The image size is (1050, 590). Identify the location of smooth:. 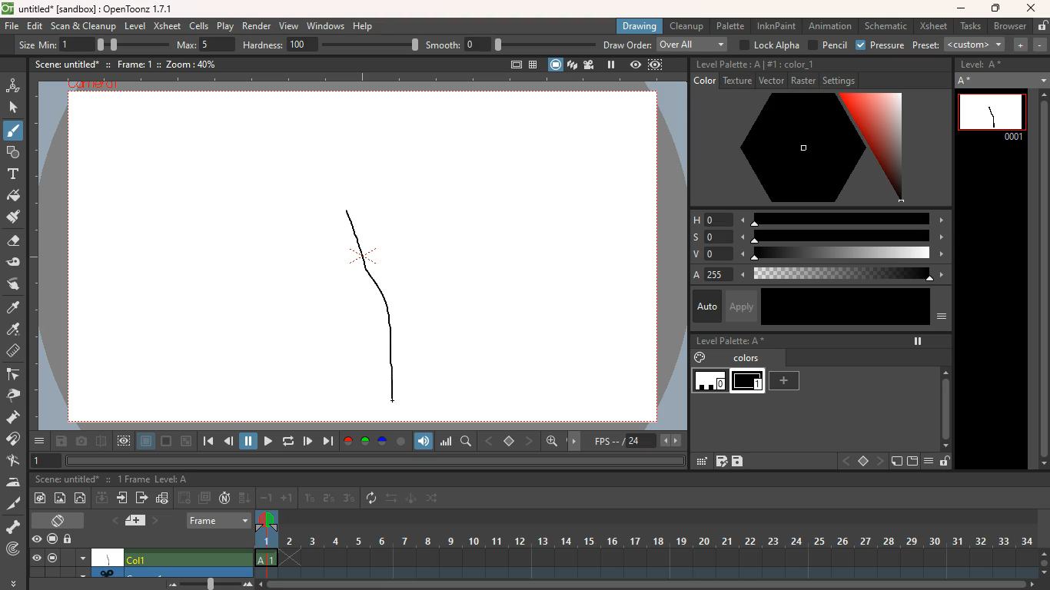
(510, 45).